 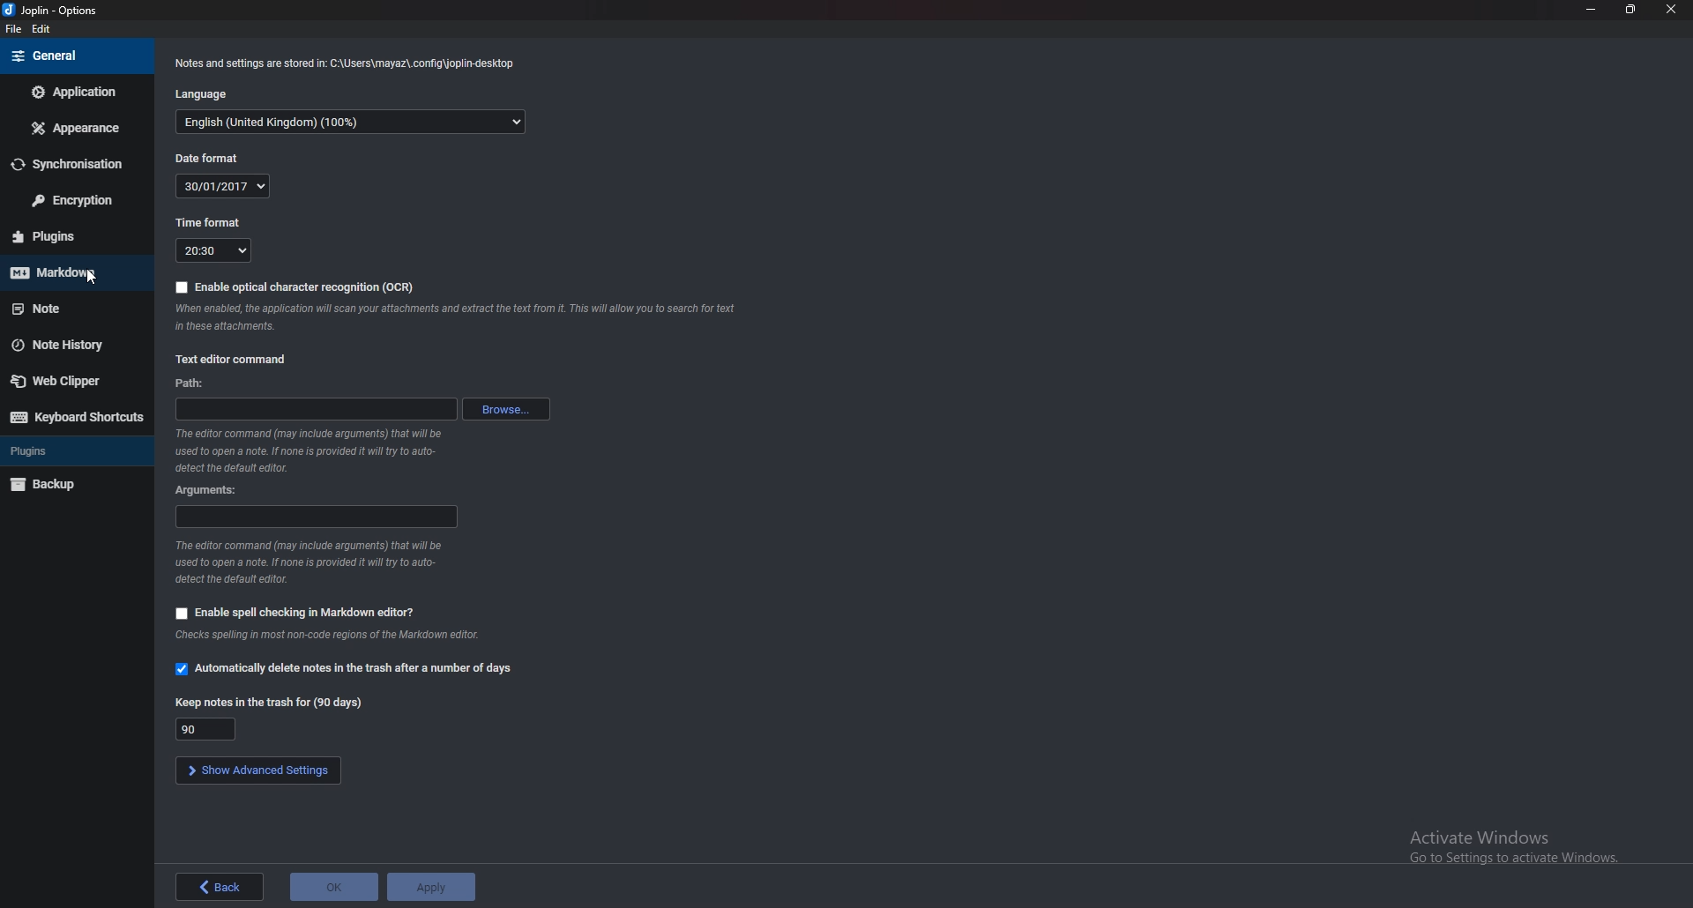 I want to click on general, so click(x=78, y=56).